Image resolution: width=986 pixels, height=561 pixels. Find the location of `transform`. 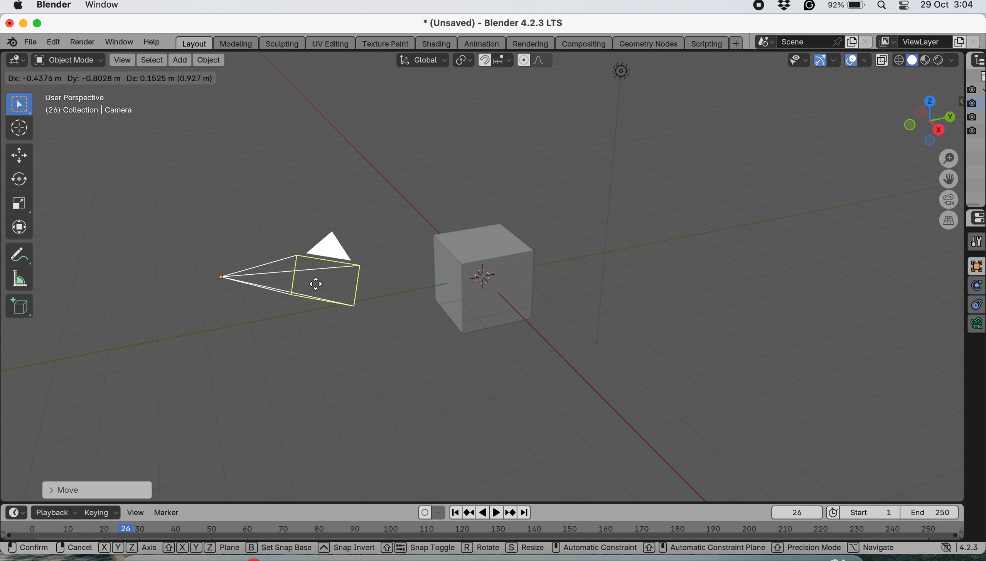

transform is located at coordinates (21, 227).